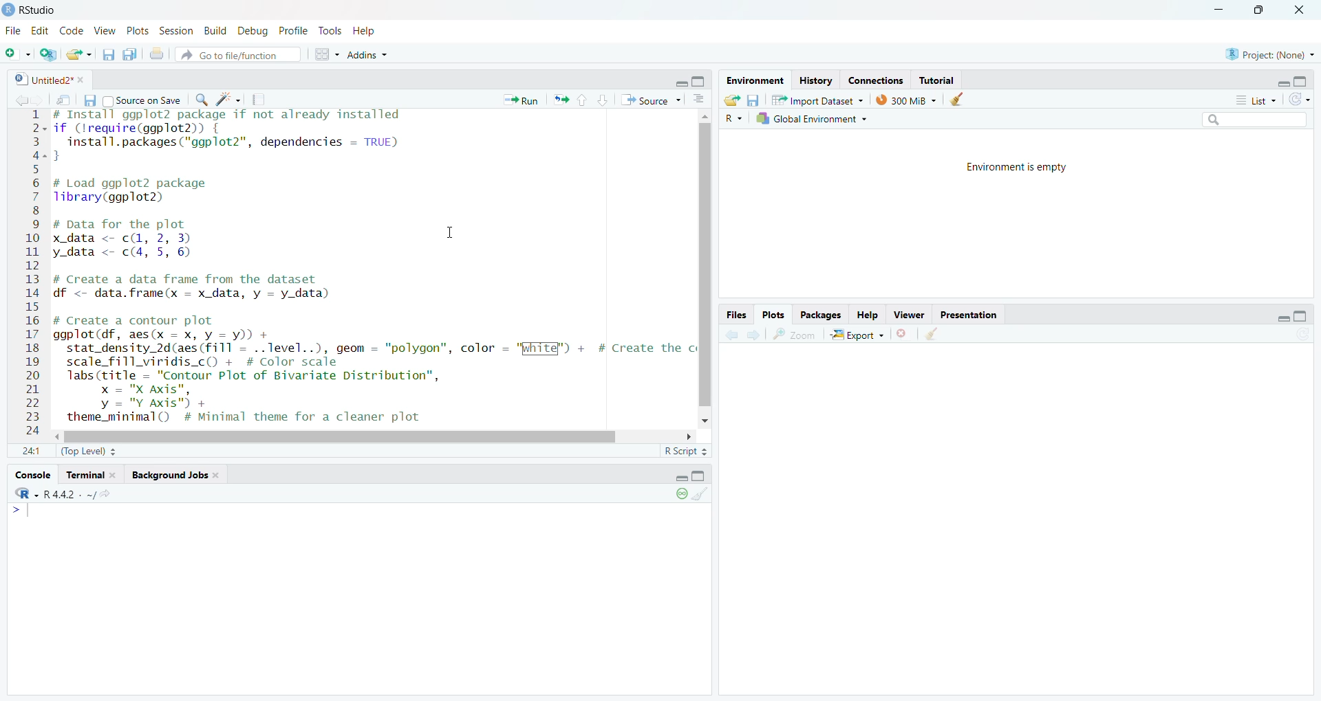 Image resolution: width=1321 pixels, height=701 pixels. What do you see at coordinates (702, 477) in the screenshot?
I see `hide console` at bounding box center [702, 477].